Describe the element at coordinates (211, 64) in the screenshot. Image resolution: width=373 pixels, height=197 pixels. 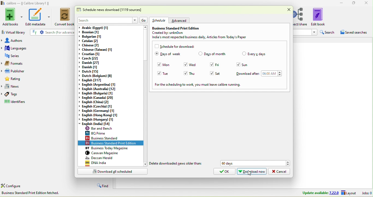
I see `Checkbox` at that location.